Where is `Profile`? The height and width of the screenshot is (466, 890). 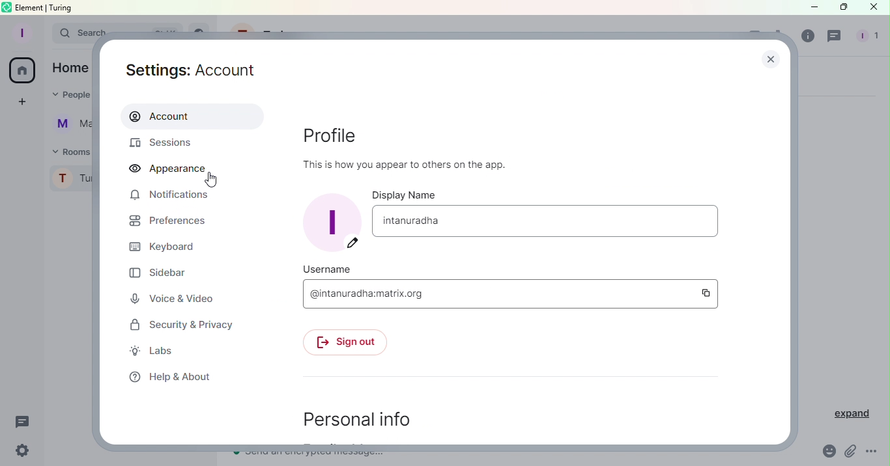 Profile is located at coordinates (422, 144).